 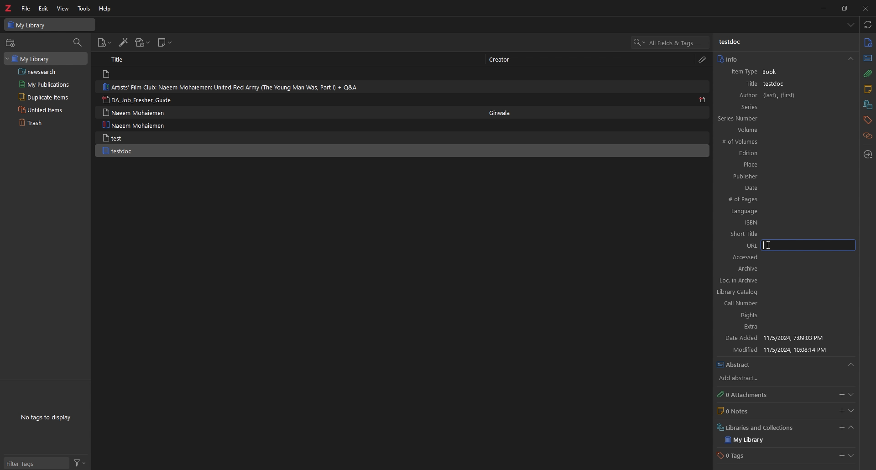 What do you see at coordinates (673, 42) in the screenshot?
I see `search` at bounding box center [673, 42].